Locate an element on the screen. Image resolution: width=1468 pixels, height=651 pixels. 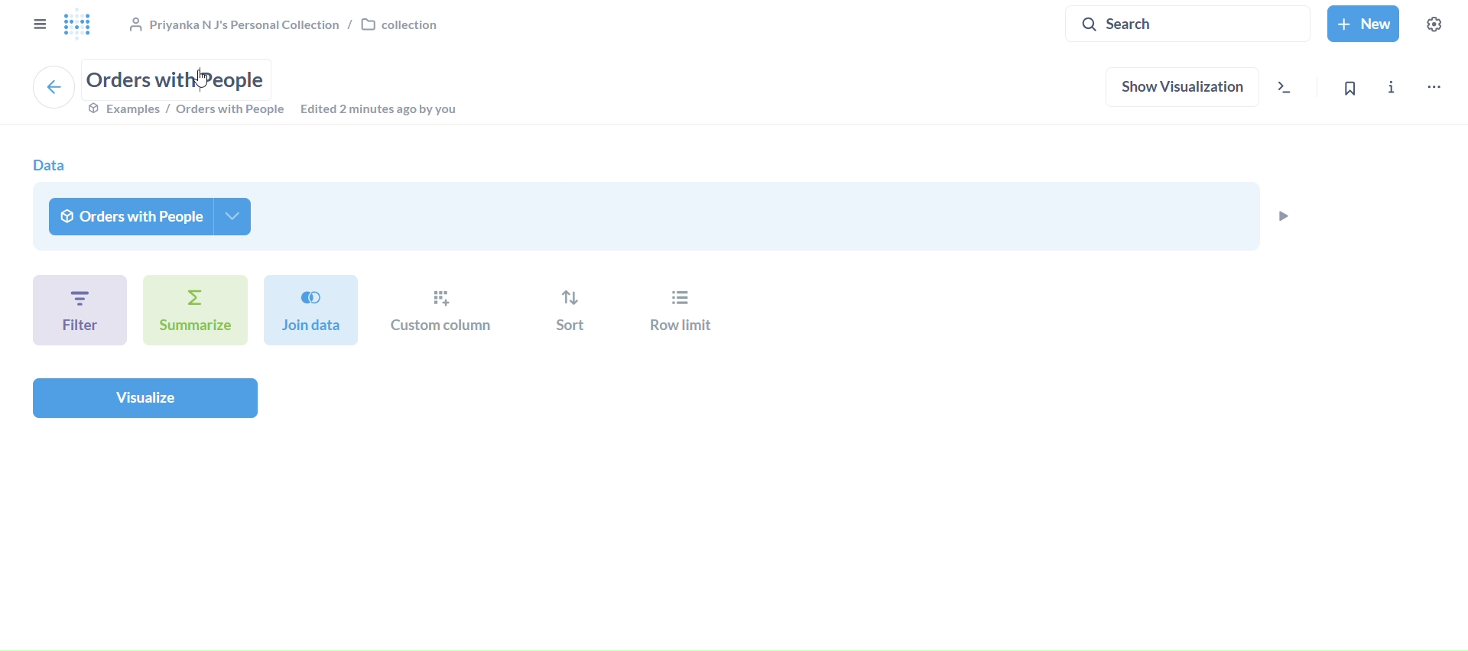
orders with people is located at coordinates (180, 77).